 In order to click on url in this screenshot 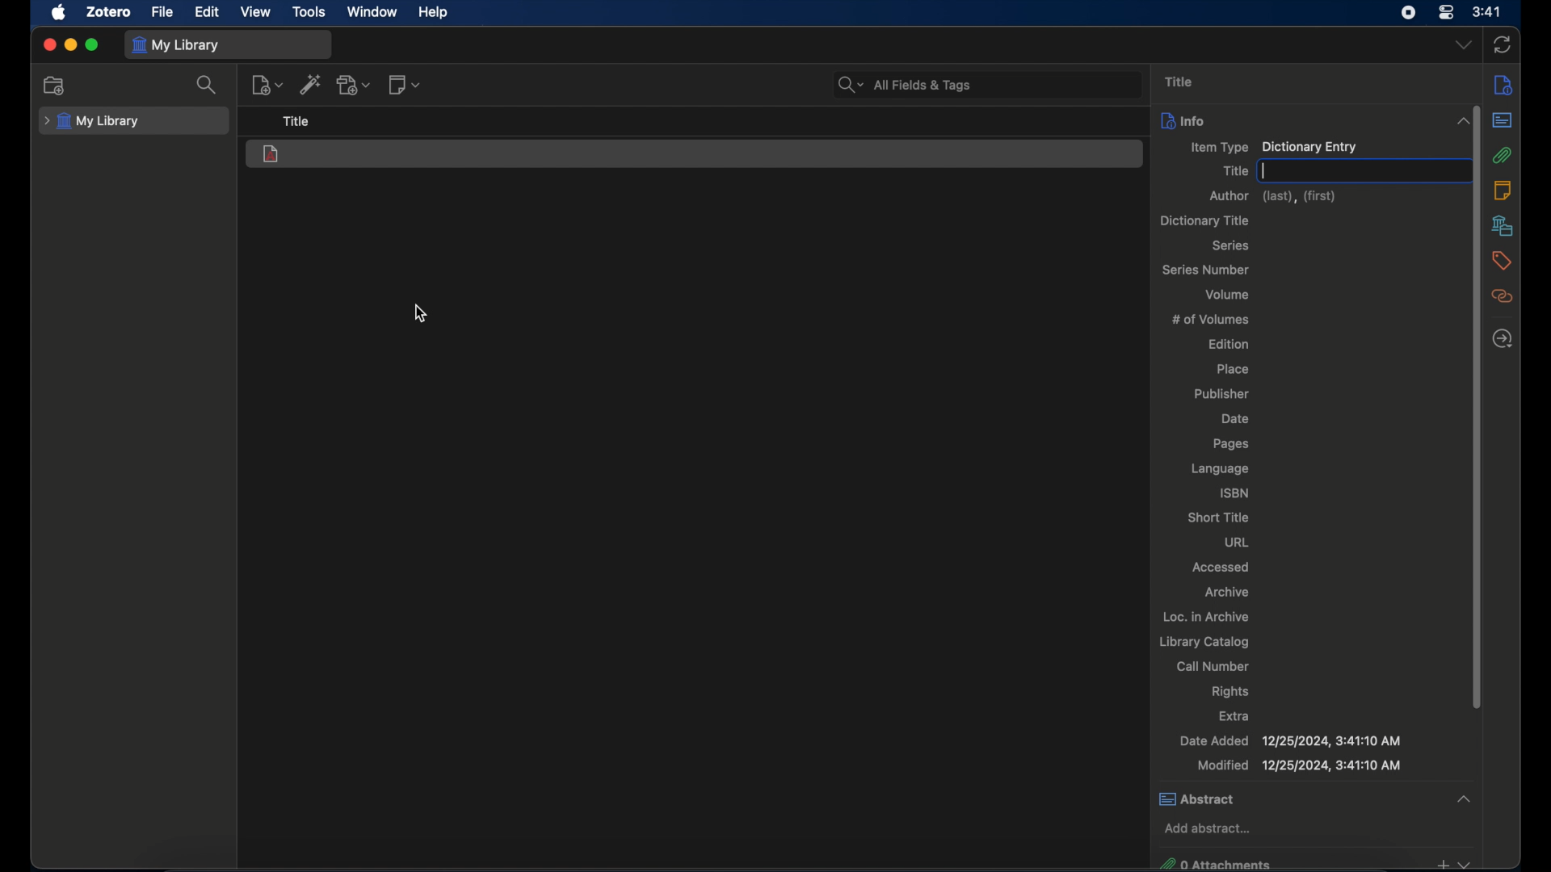, I will do `click(1237, 542)`.